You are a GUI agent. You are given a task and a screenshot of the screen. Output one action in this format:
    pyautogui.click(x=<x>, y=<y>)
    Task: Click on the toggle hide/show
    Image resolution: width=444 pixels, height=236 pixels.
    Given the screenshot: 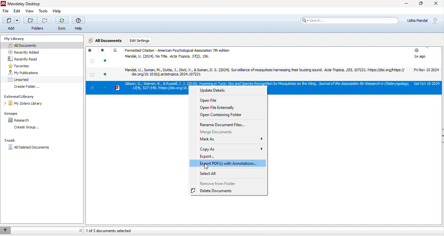 What is the action you would take?
    pyautogui.click(x=80, y=229)
    